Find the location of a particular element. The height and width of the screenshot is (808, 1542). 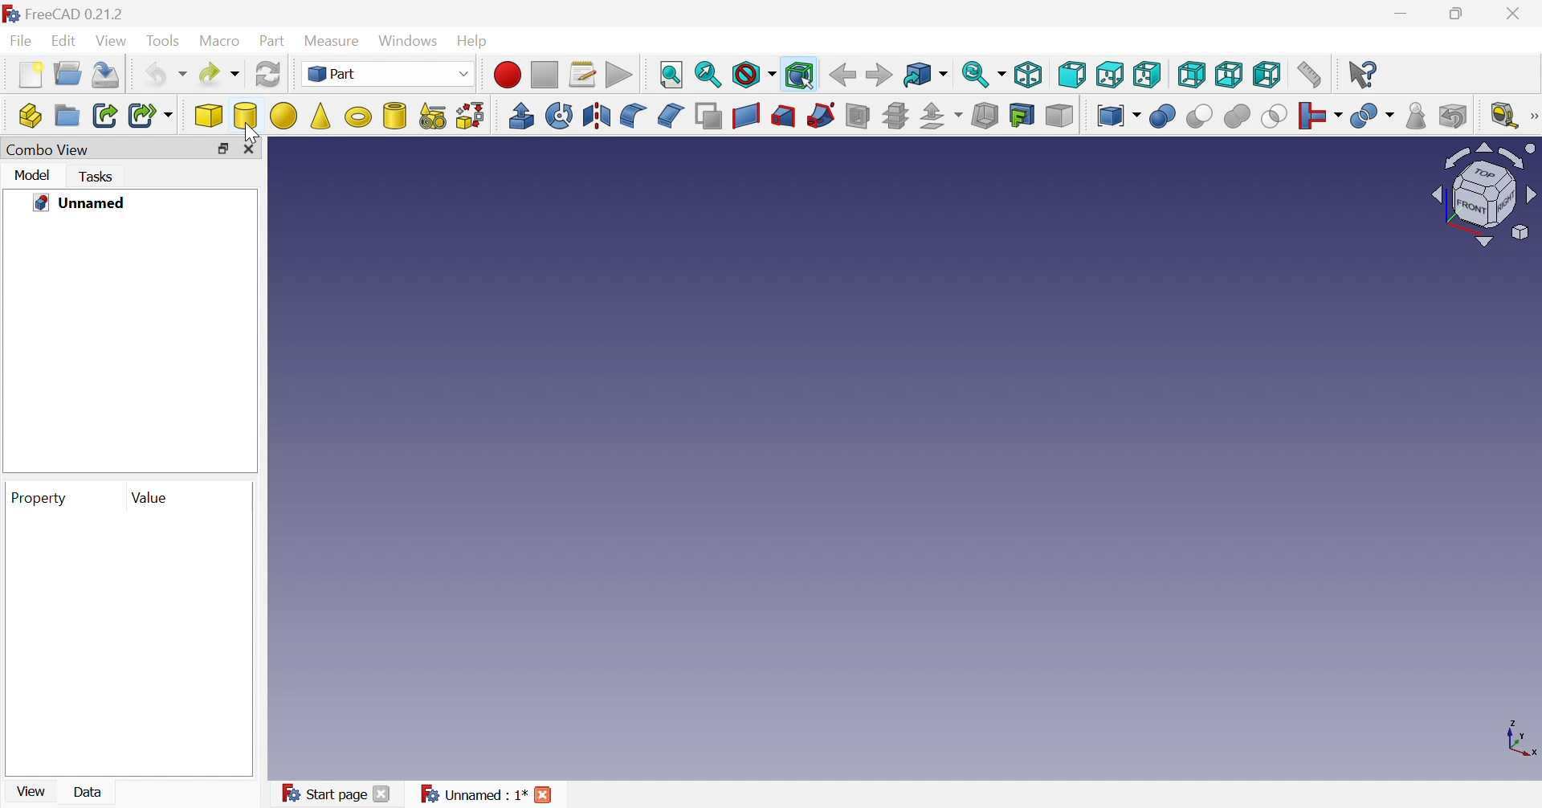

Create primitives... is located at coordinates (433, 118).